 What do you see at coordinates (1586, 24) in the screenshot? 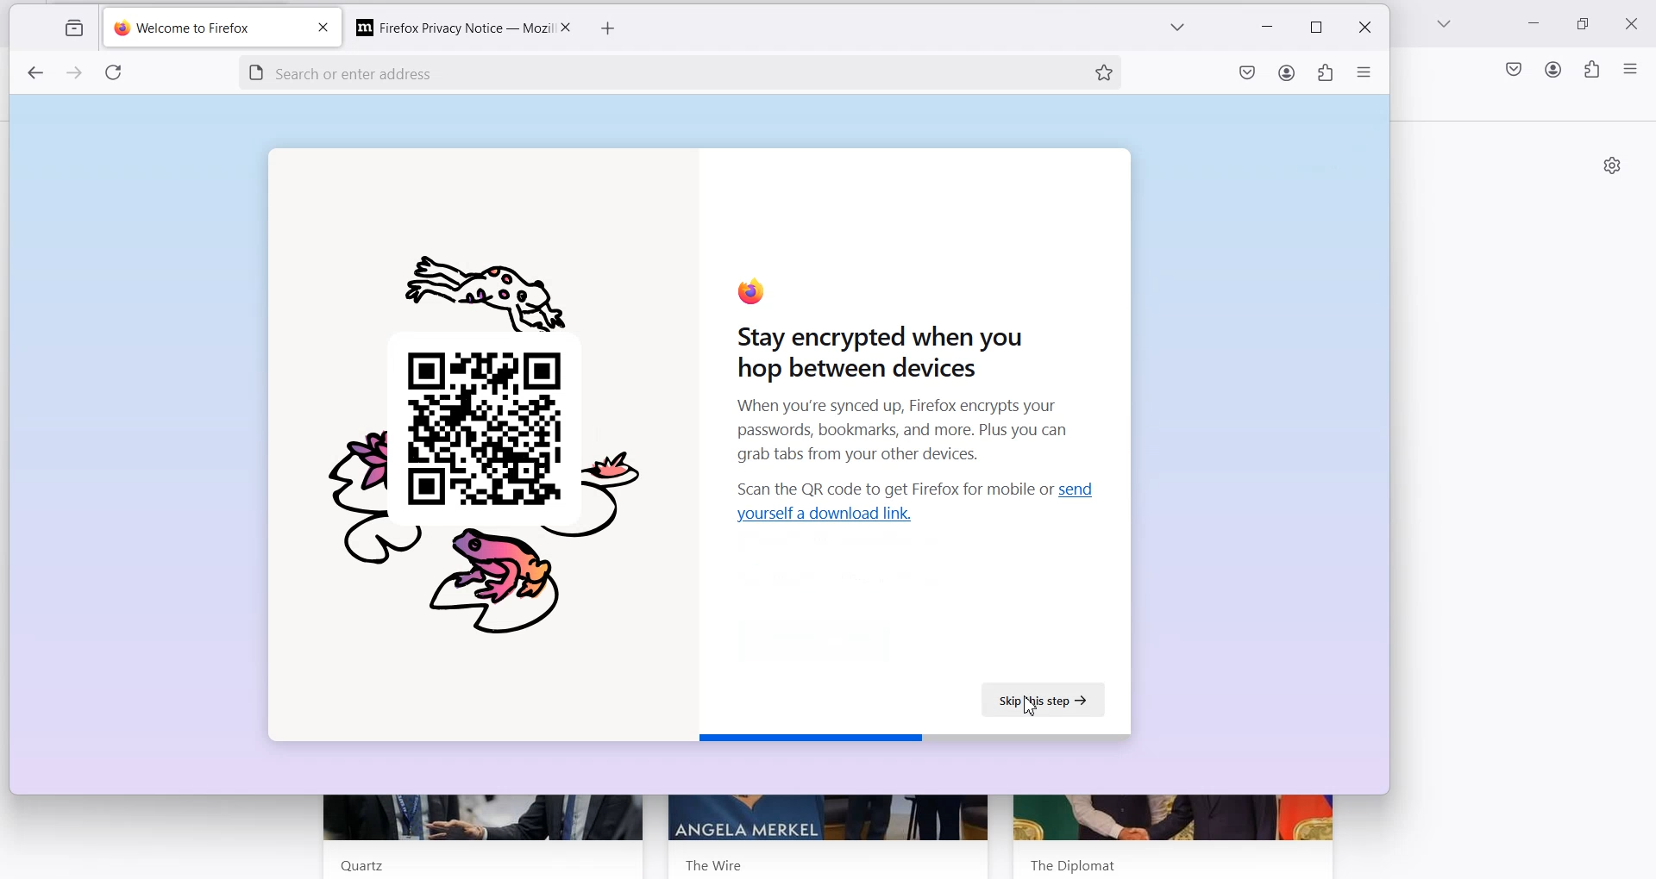
I see `Maximize` at bounding box center [1586, 24].